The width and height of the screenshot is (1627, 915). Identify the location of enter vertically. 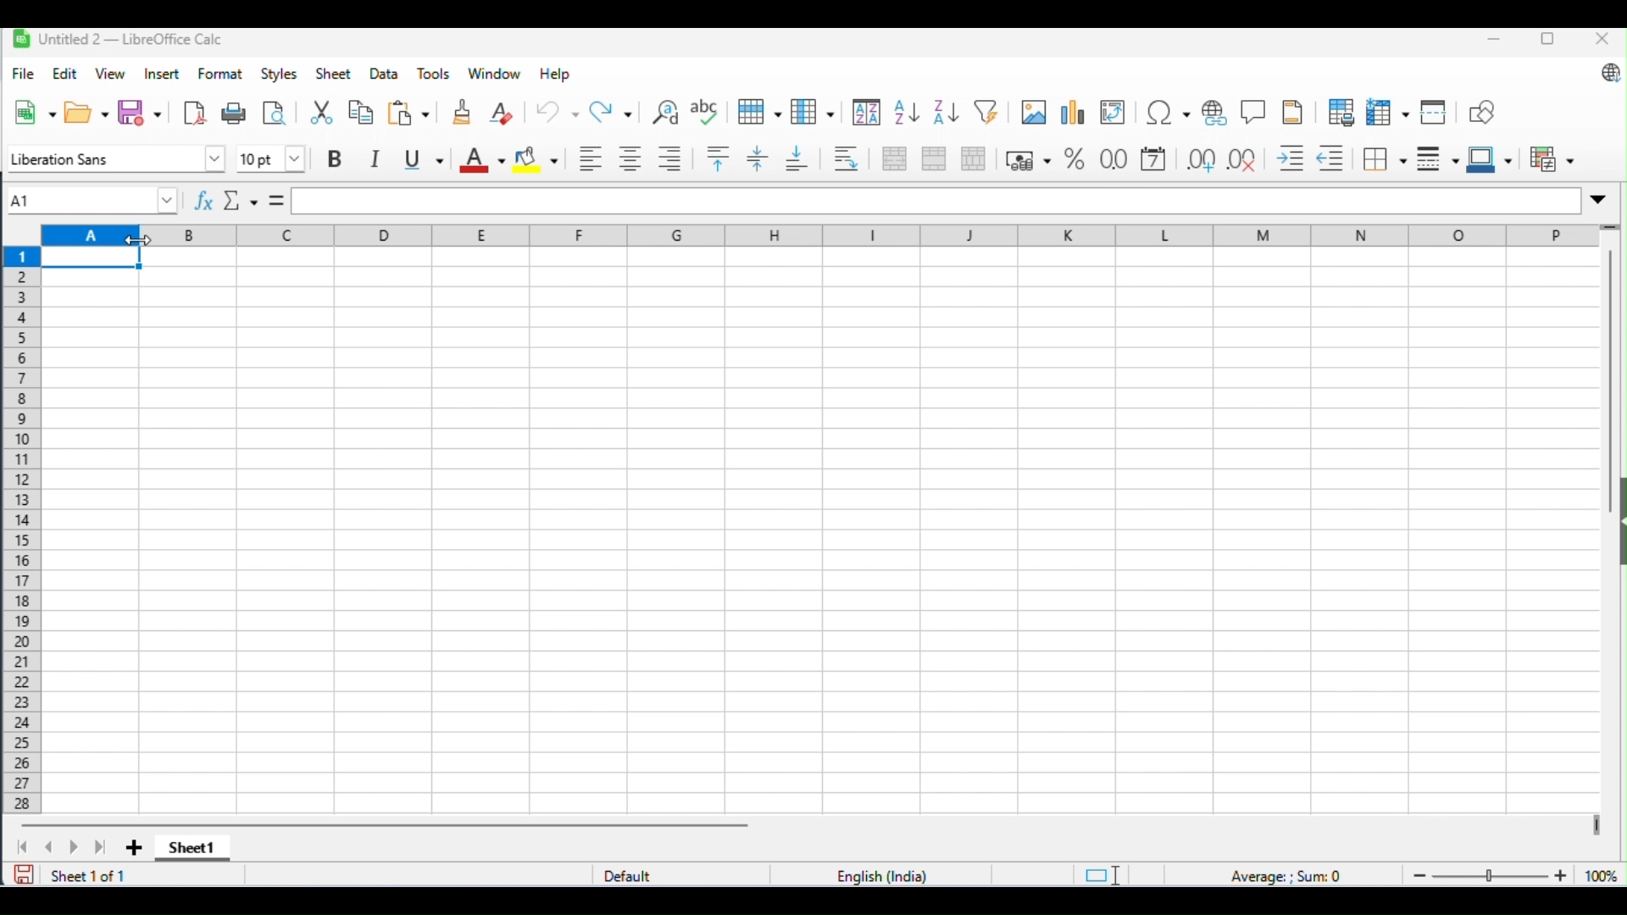
(758, 158).